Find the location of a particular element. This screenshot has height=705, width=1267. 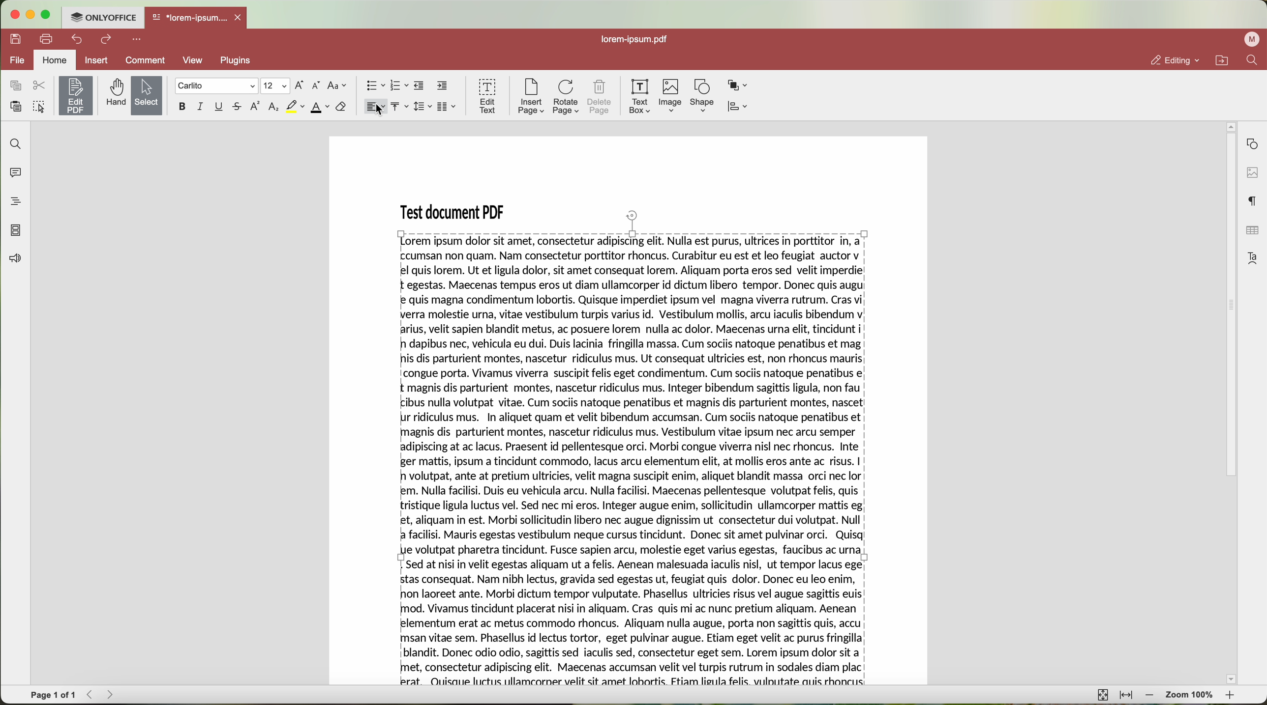

save is located at coordinates (16, 39).